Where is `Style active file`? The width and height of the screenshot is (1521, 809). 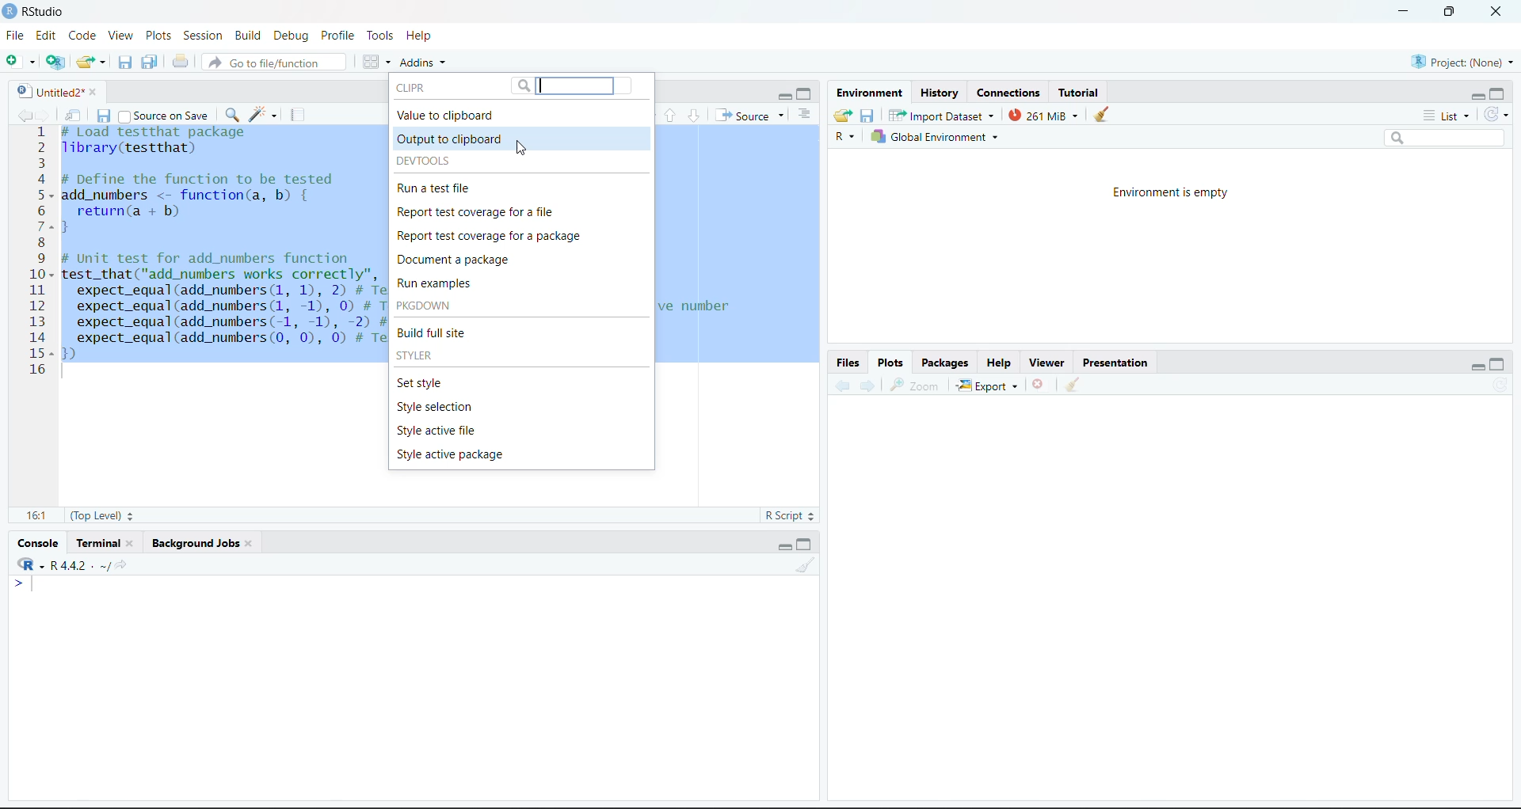 Style active file is located at coordinates (436, 431).